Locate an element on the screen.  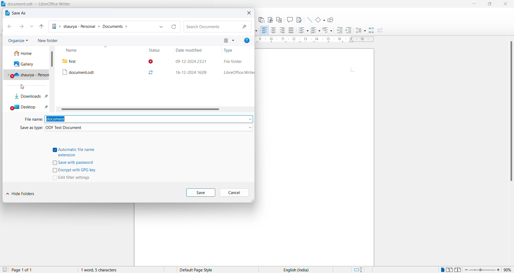
Gallery is located at coordinates (27, 65).